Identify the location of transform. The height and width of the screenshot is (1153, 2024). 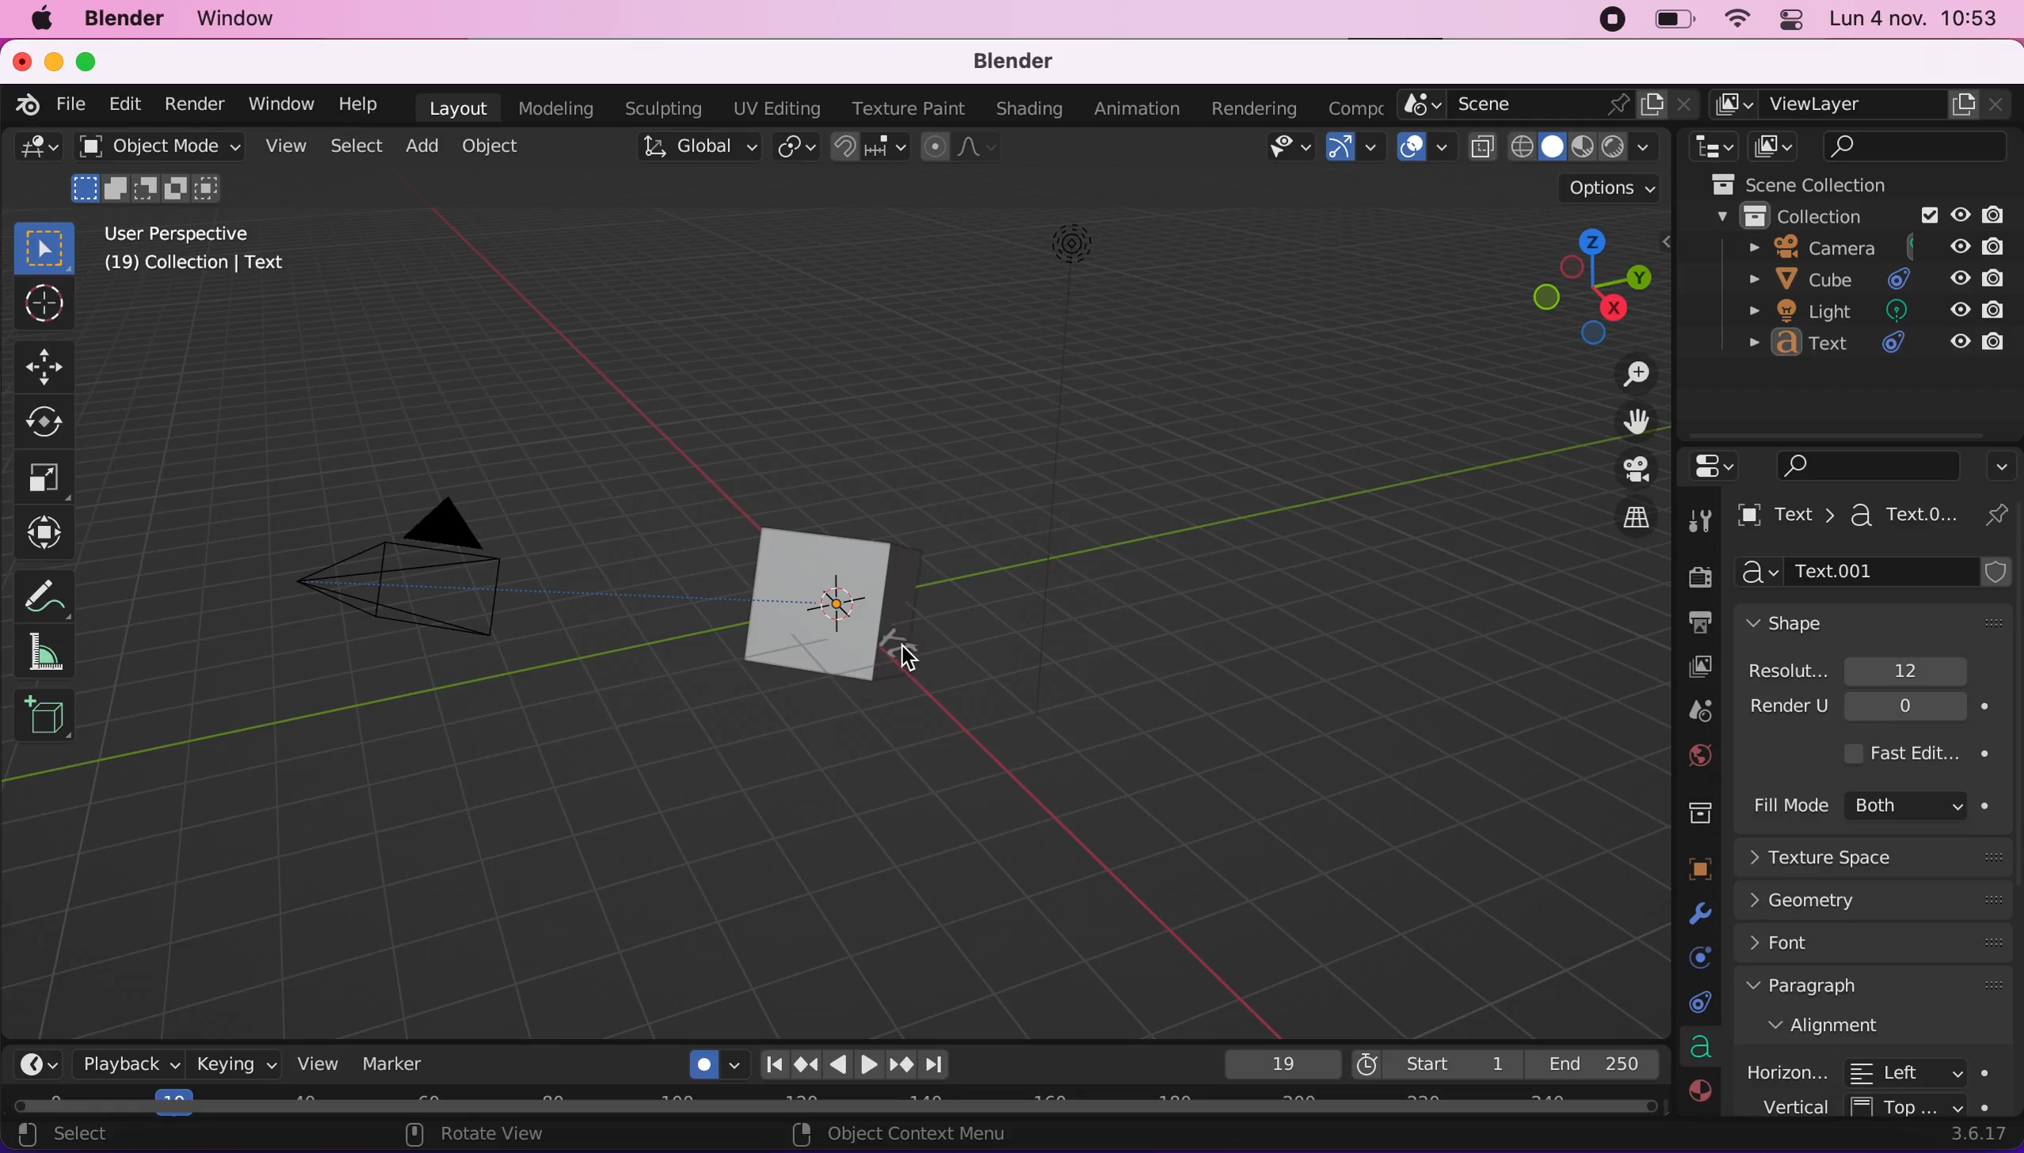
(43, 537).